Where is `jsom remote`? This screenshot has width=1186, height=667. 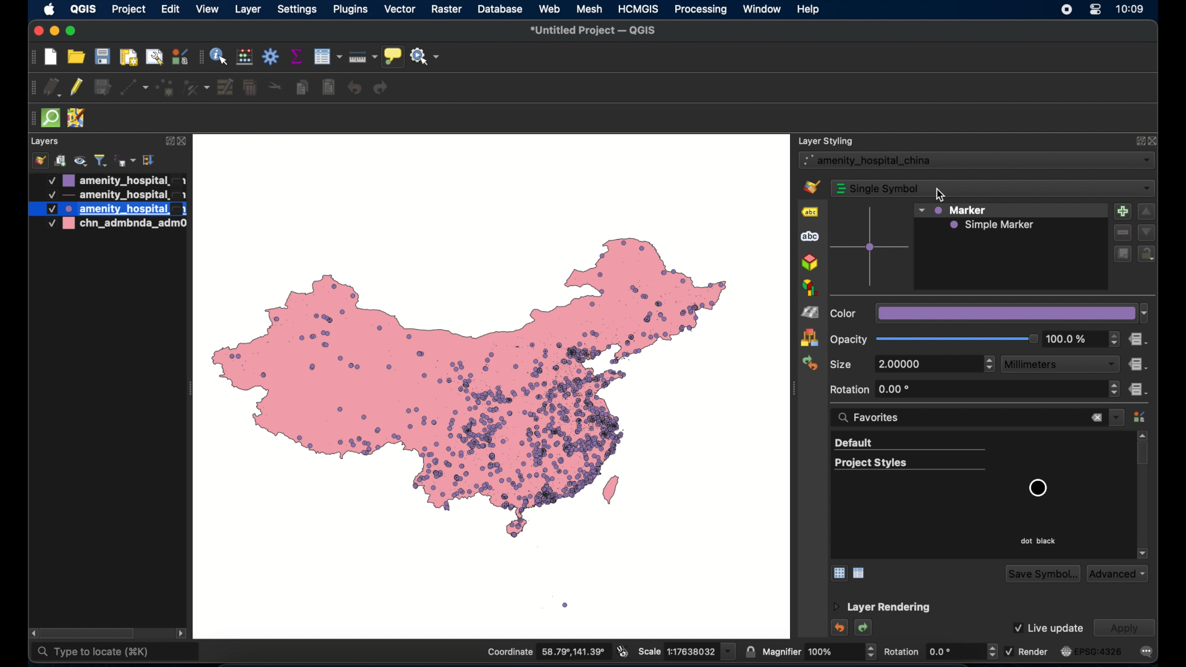
jsom remote is located at coordinates (78, 119).